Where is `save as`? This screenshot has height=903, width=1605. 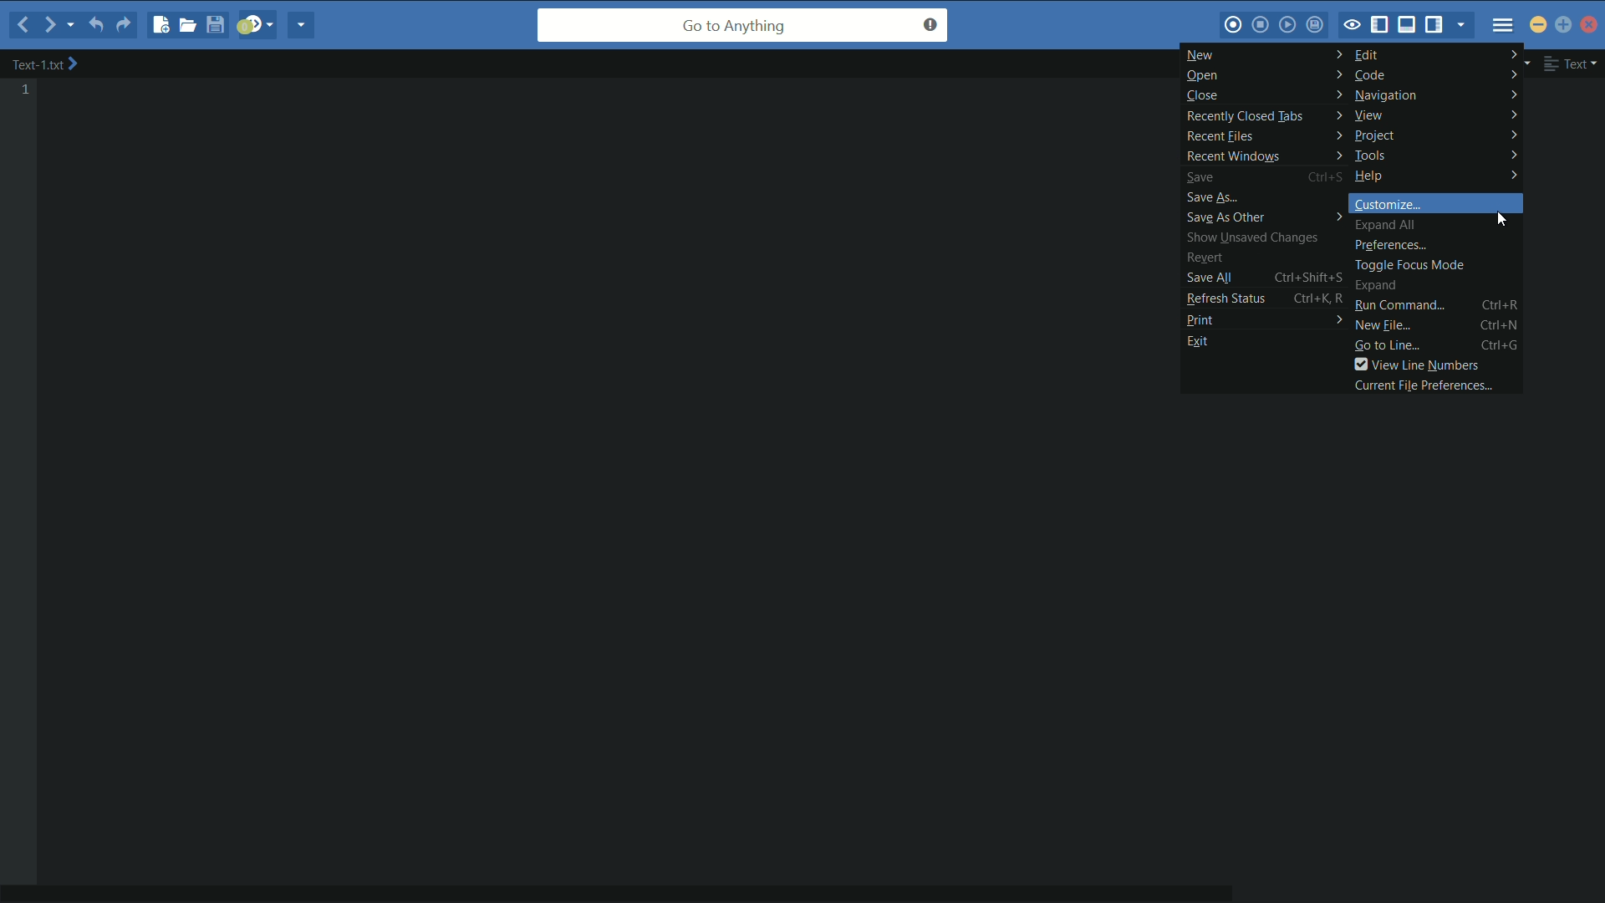
save as is located at coordinates (1210, 197).